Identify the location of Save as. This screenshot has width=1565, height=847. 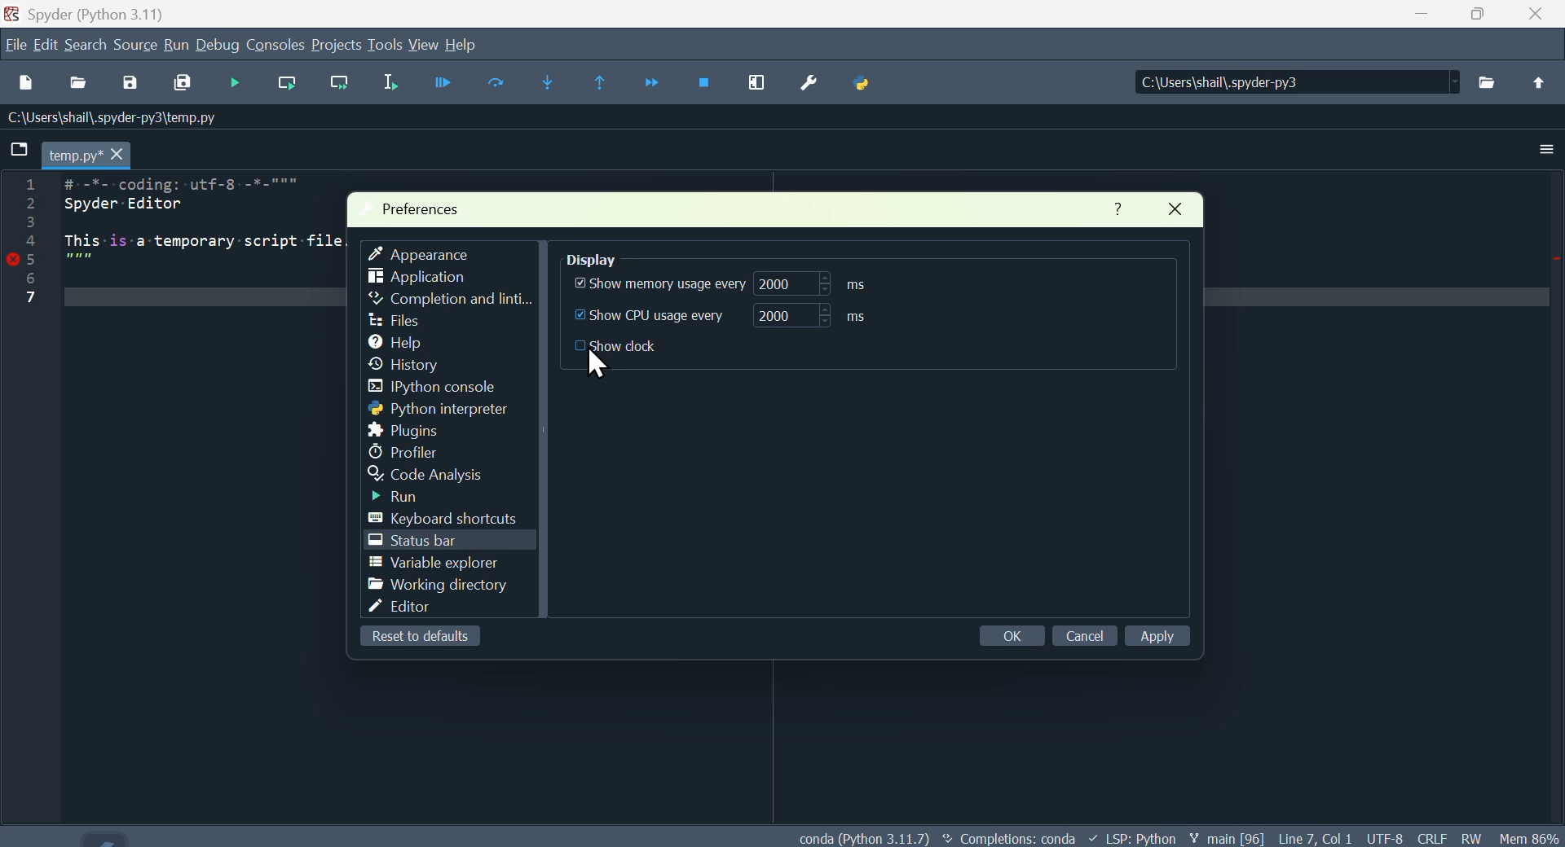
(136, 83).